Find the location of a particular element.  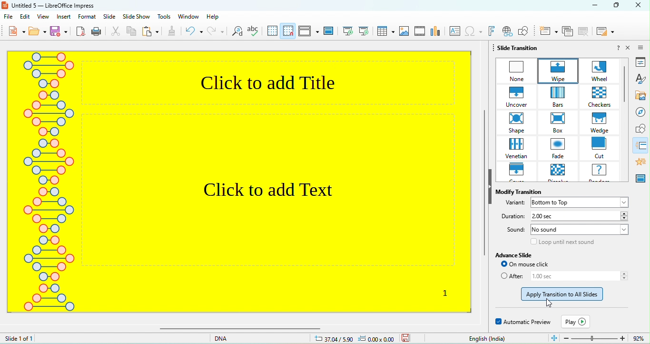

close is located at coordinates (630, 49).